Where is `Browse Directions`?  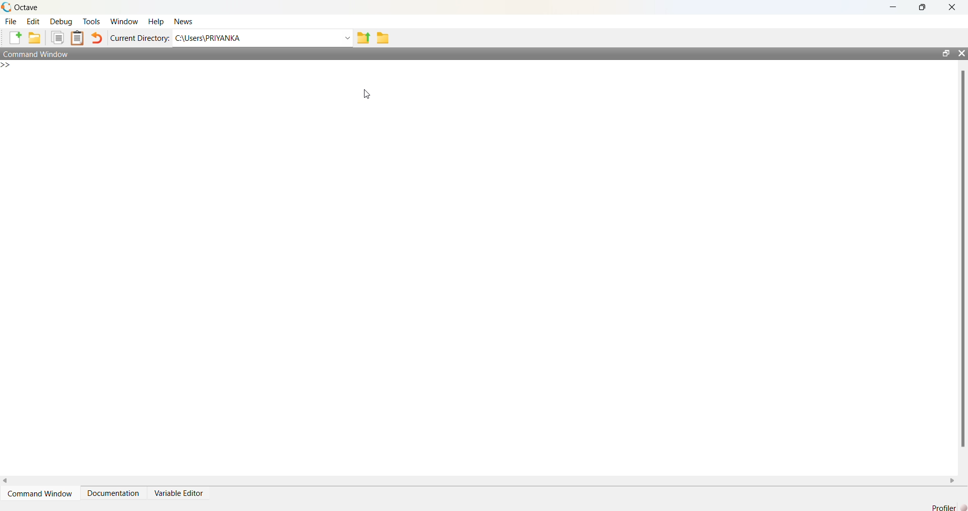 Browse Directions is located at coordinates (384, 38).